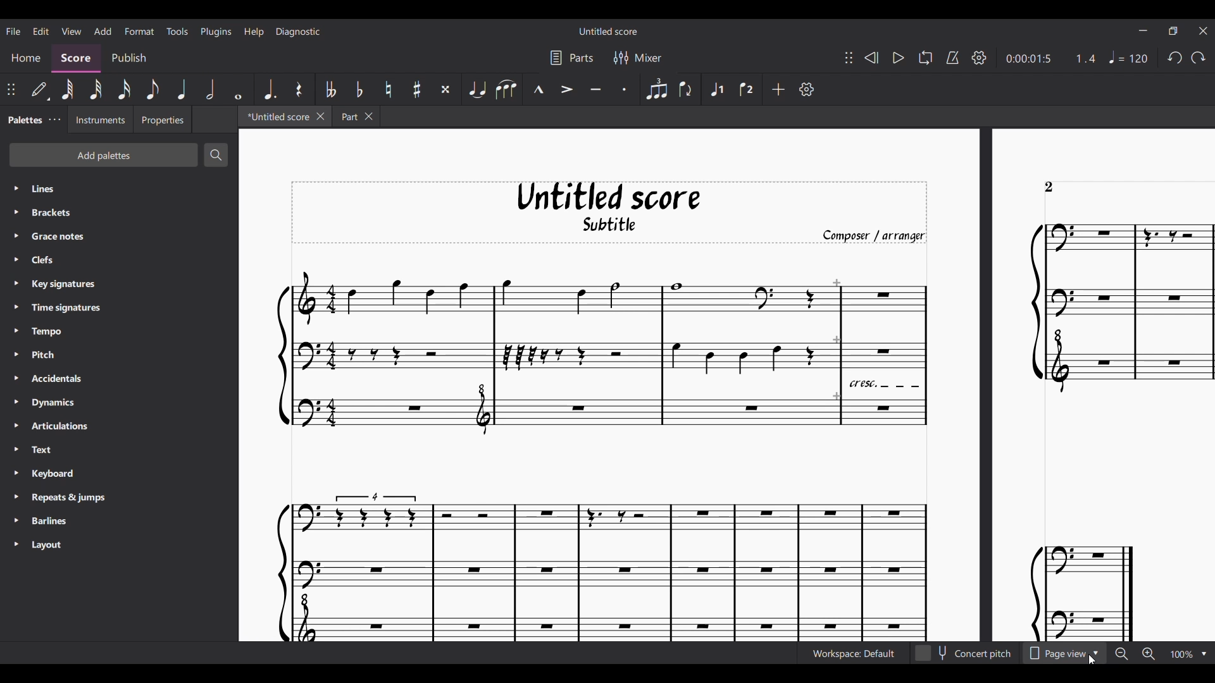 The image size is (1215, 683). Describe the element at coordinates (871, 58) in the screenshot. I see `Rewind` at that location.